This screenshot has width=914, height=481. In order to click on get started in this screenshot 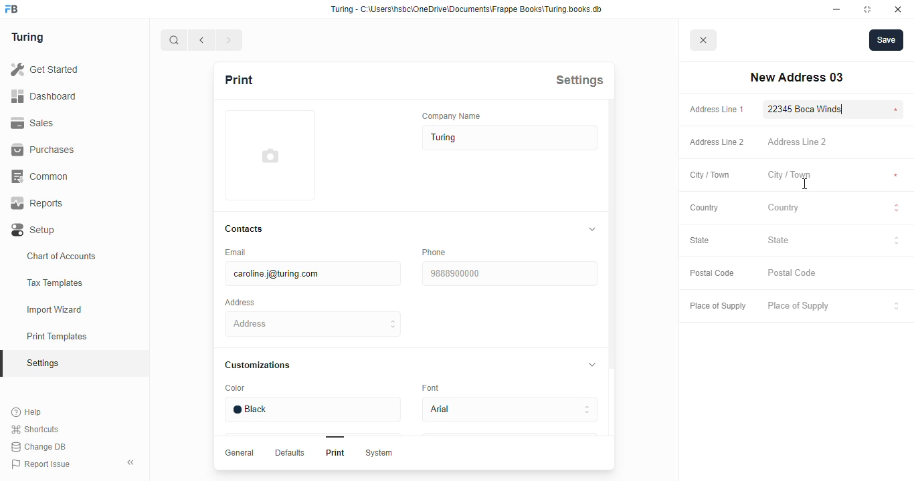, I will do `click(44, 69)`.